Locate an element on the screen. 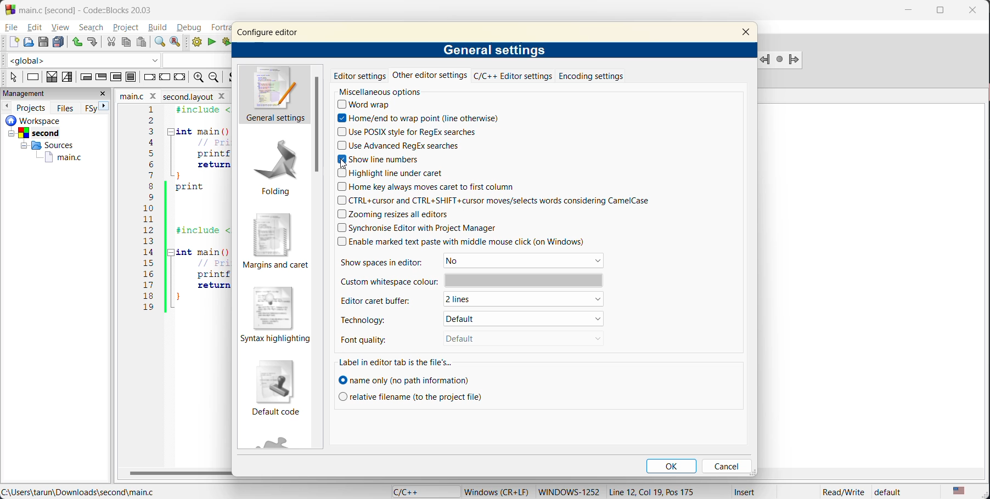 This screenshot has height=499, width=990. block instruction is located at coordinates (132, 77).